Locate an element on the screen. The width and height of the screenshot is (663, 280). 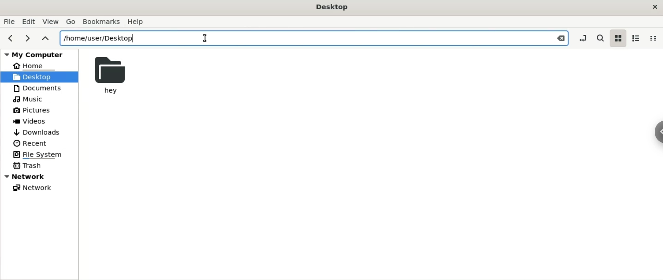
pictures is located at coordinates (32, 111).